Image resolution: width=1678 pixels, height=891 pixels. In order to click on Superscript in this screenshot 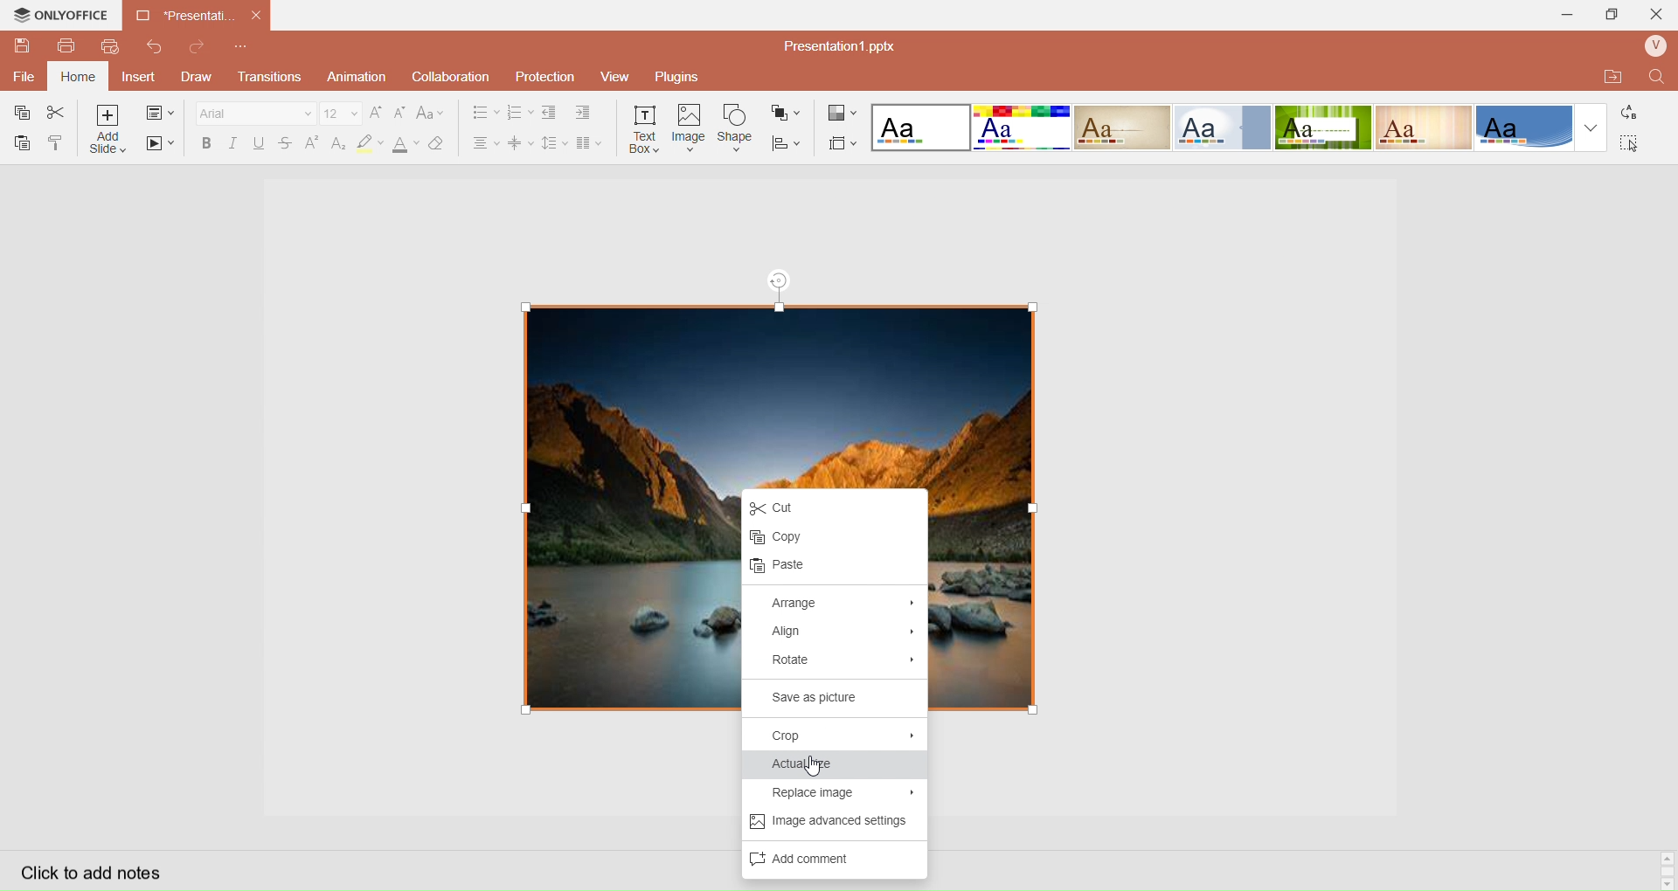, I will do `click(312, 143)`.